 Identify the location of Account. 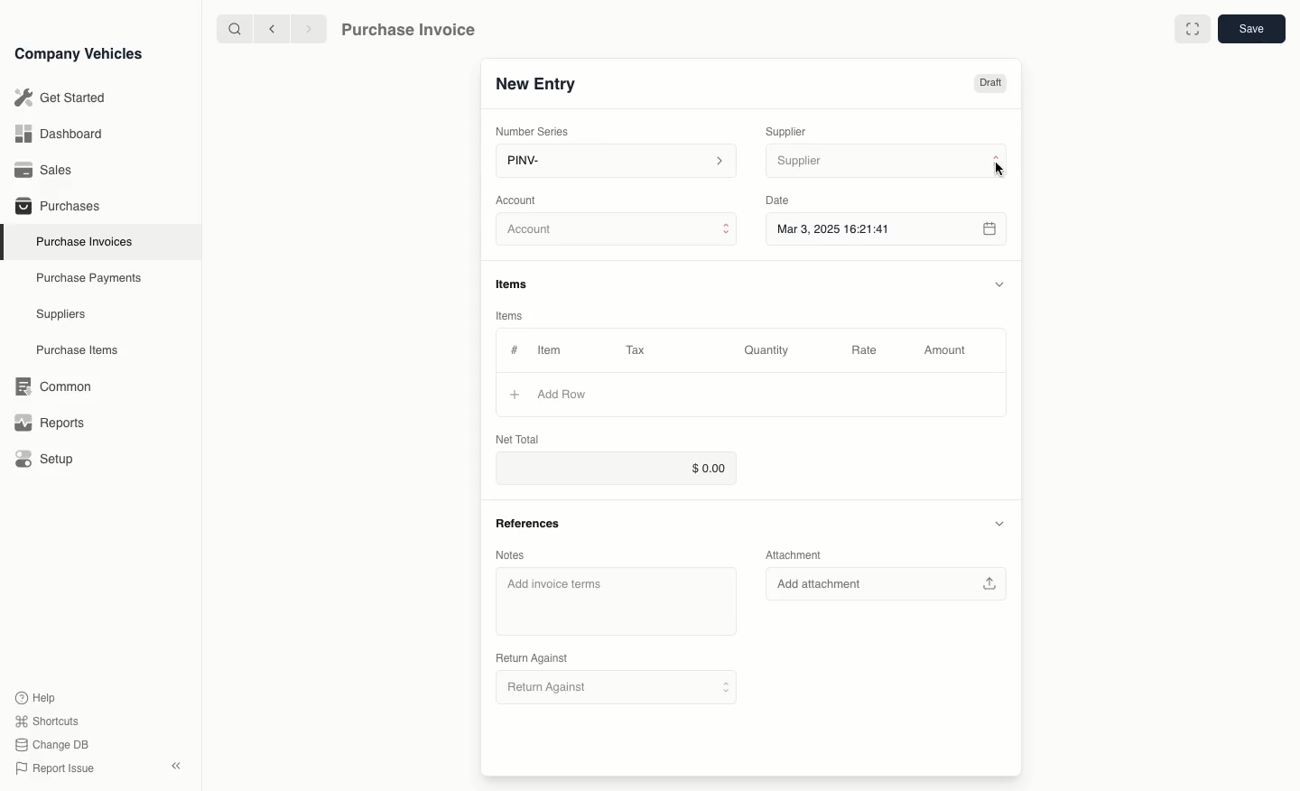
(516, 199).